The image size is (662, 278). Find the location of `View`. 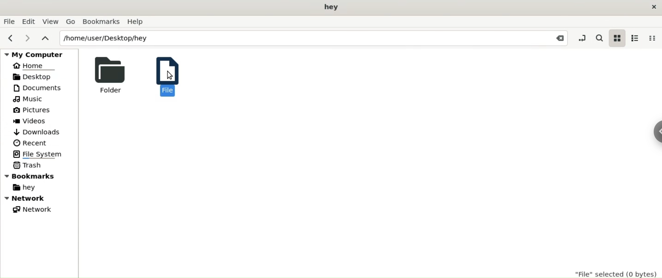

View is located at coordinates (51, 22).